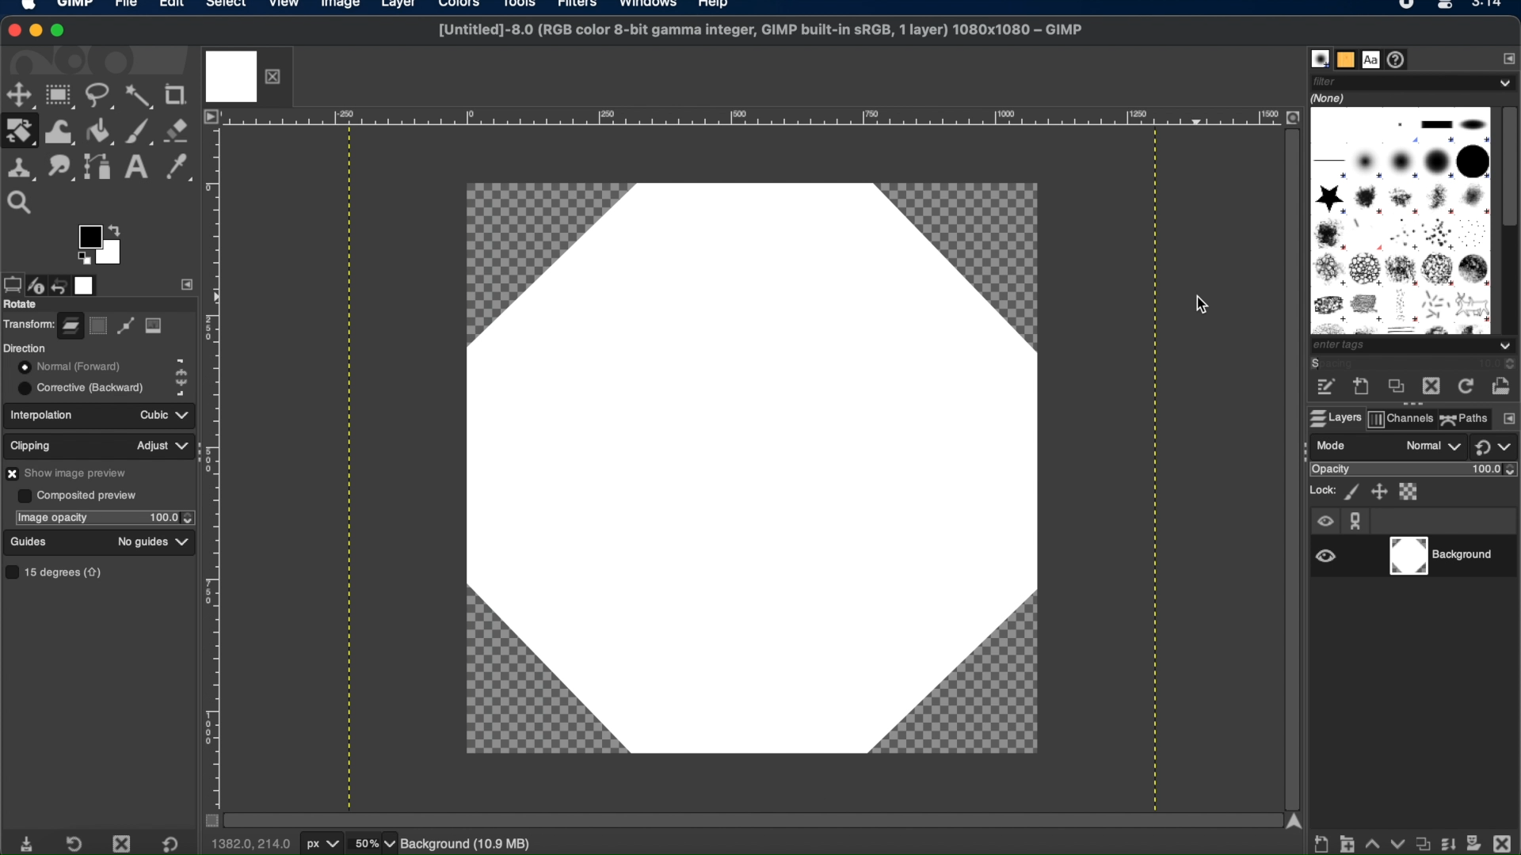  Describe the element at coordinates (99, 326) in the screenshot. I see `selection ` at that location.